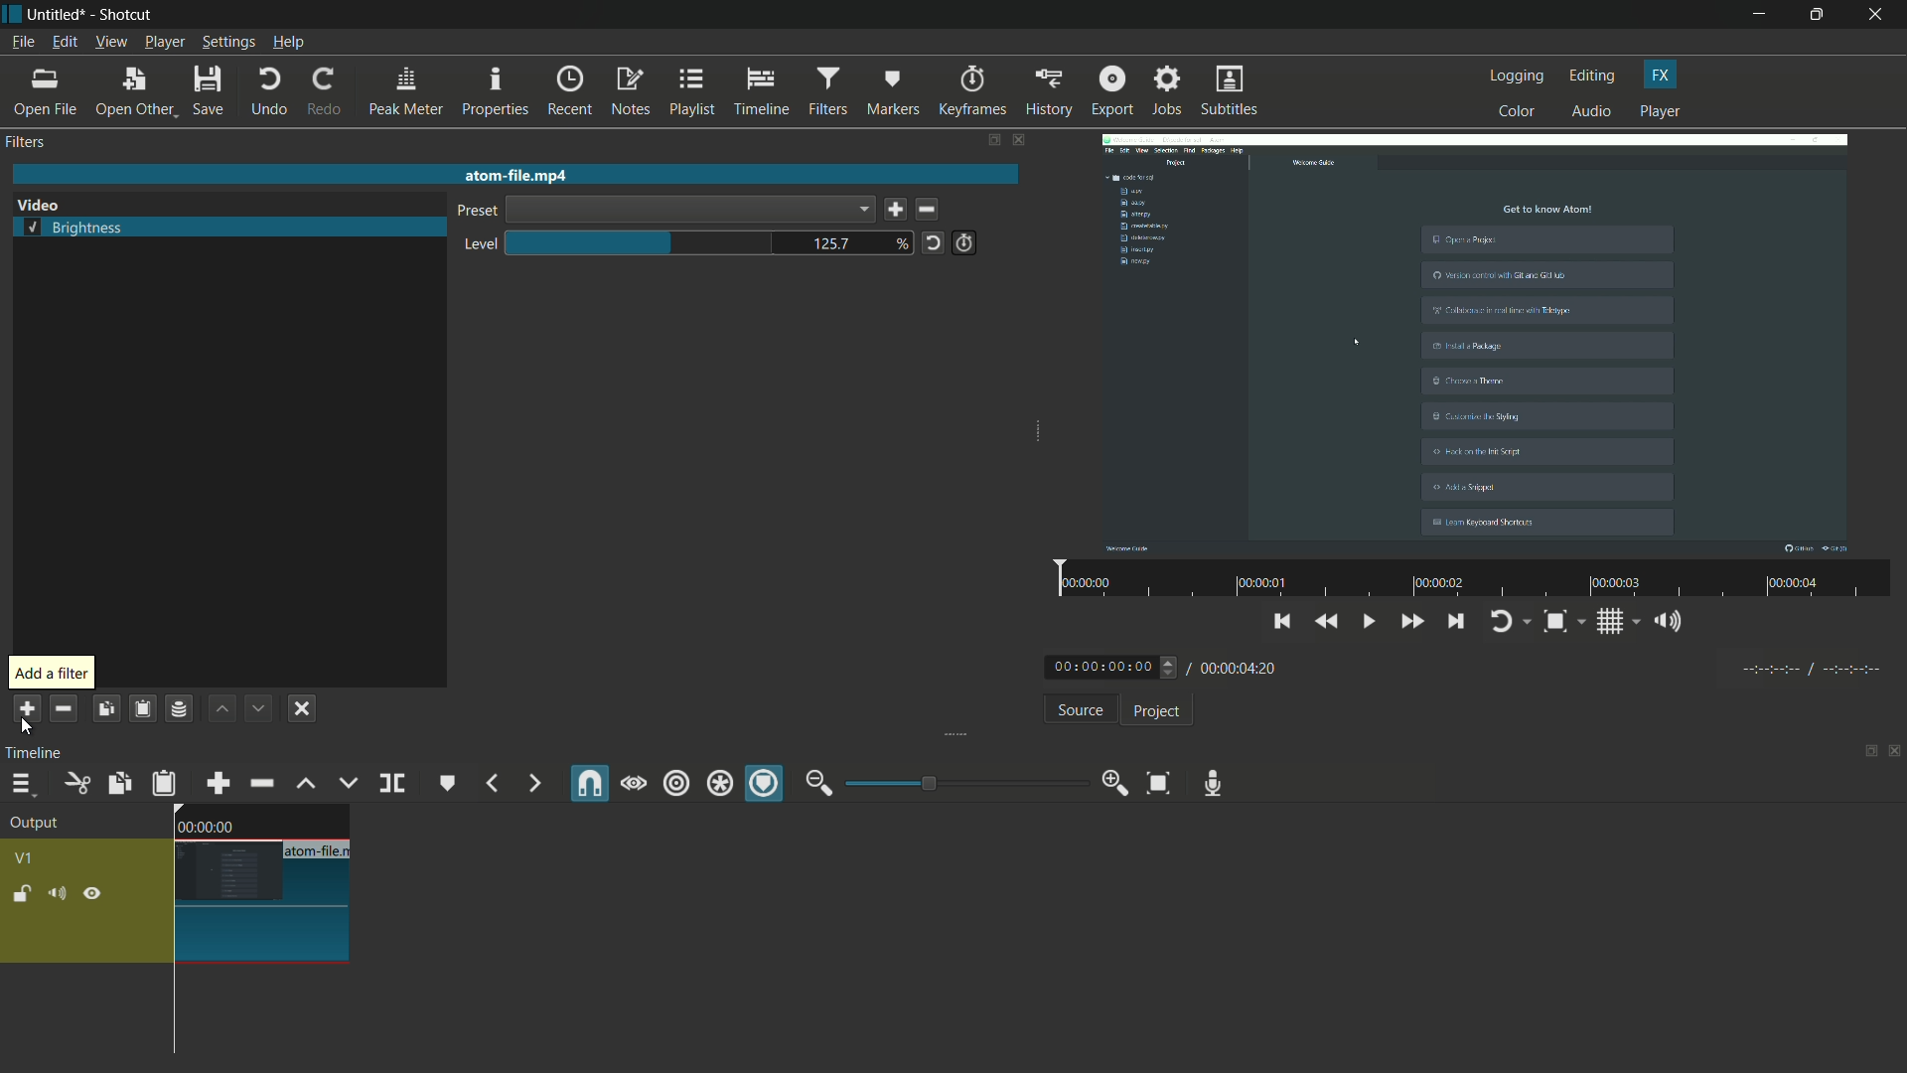  What do you see at coordinates (491, 784) in the screenshot?
I see `previous marker` at bounding box center [491, 784].